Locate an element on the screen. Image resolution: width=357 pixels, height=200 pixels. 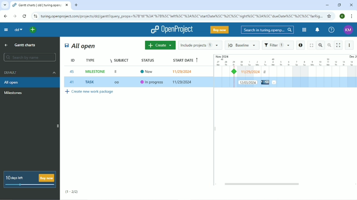
Status is located at coordinates (149, 60).